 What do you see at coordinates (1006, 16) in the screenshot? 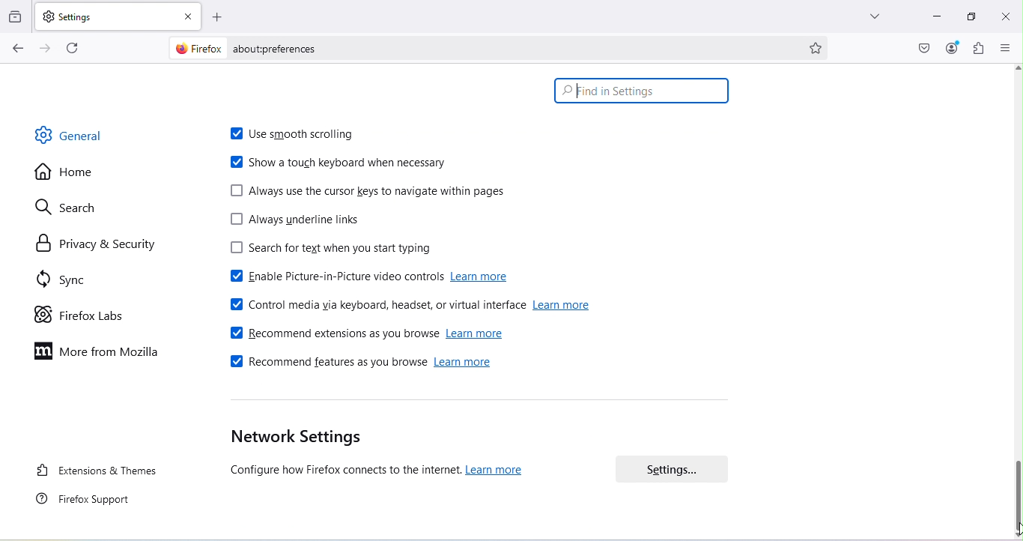
I see `Close` at bounding box center [1006, 16].